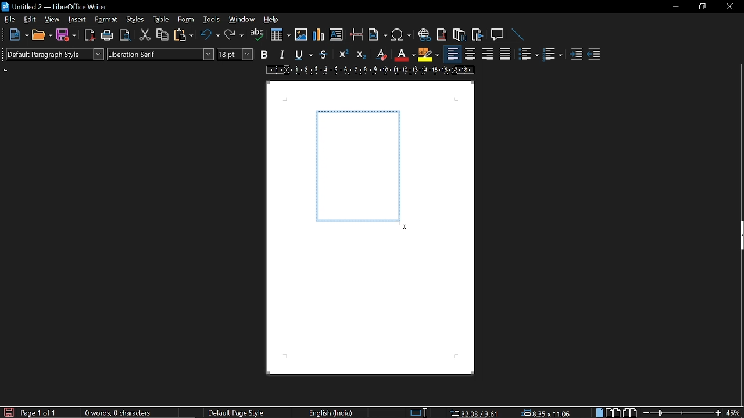 This screenshot has height=418, width=744. What do you see at coordinates (739, 237) in the screenshot?
I see `sidebar view` at bounding box center [739, 237].